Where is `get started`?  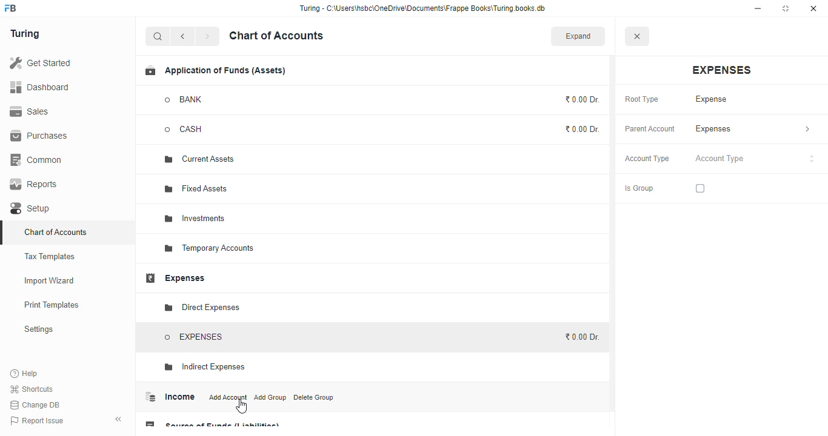 get started is located at coordinates (40, 62).